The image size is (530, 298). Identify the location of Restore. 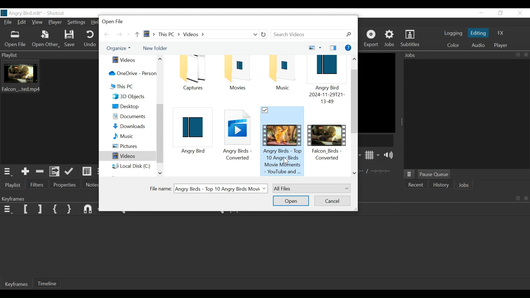
(501, 13).